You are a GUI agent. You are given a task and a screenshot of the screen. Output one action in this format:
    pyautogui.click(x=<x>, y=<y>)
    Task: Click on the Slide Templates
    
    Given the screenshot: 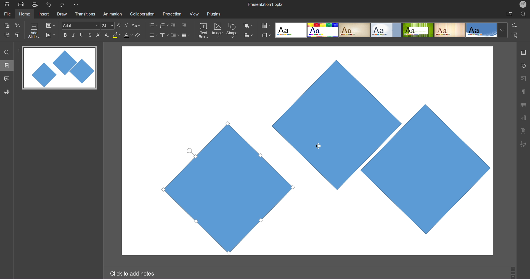 What is the action you would take?
    pyautogui.click(x=391, y=30)
    